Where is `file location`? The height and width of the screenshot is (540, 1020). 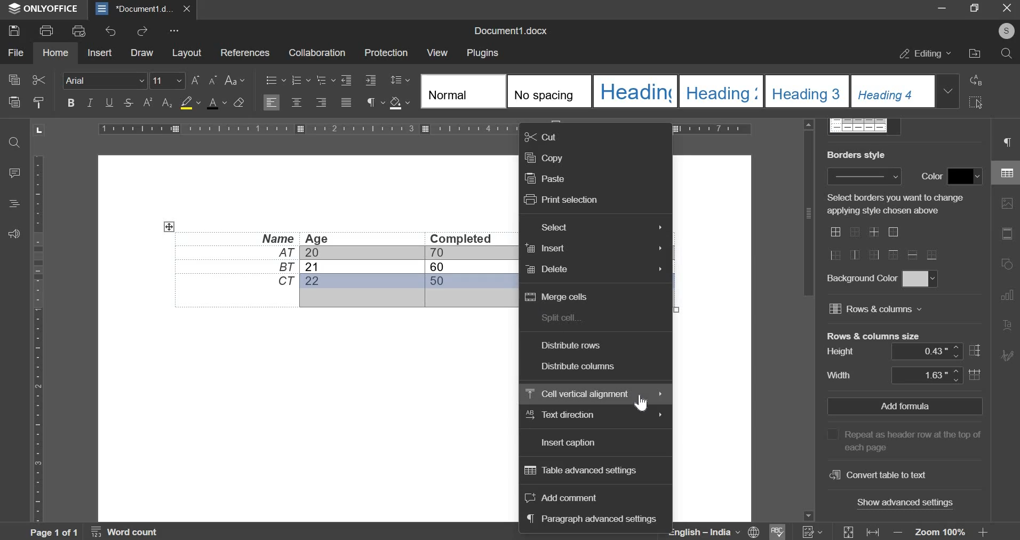 file location is located at coordinates (974, 53).